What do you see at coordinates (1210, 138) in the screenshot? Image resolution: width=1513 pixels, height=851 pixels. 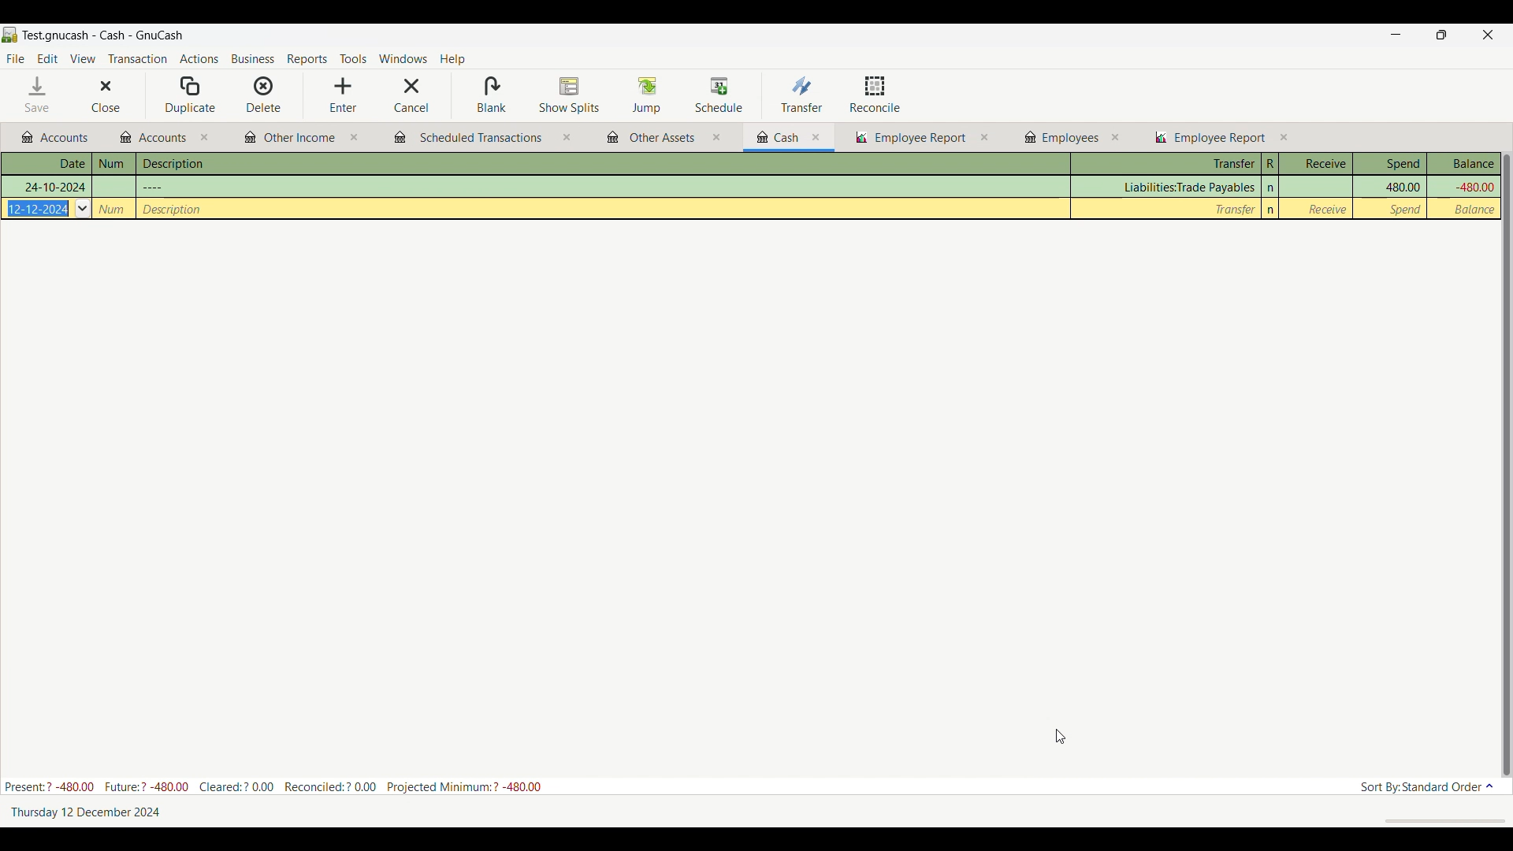 I see `Other budgets and reports` at bounding box center [1210, 138].